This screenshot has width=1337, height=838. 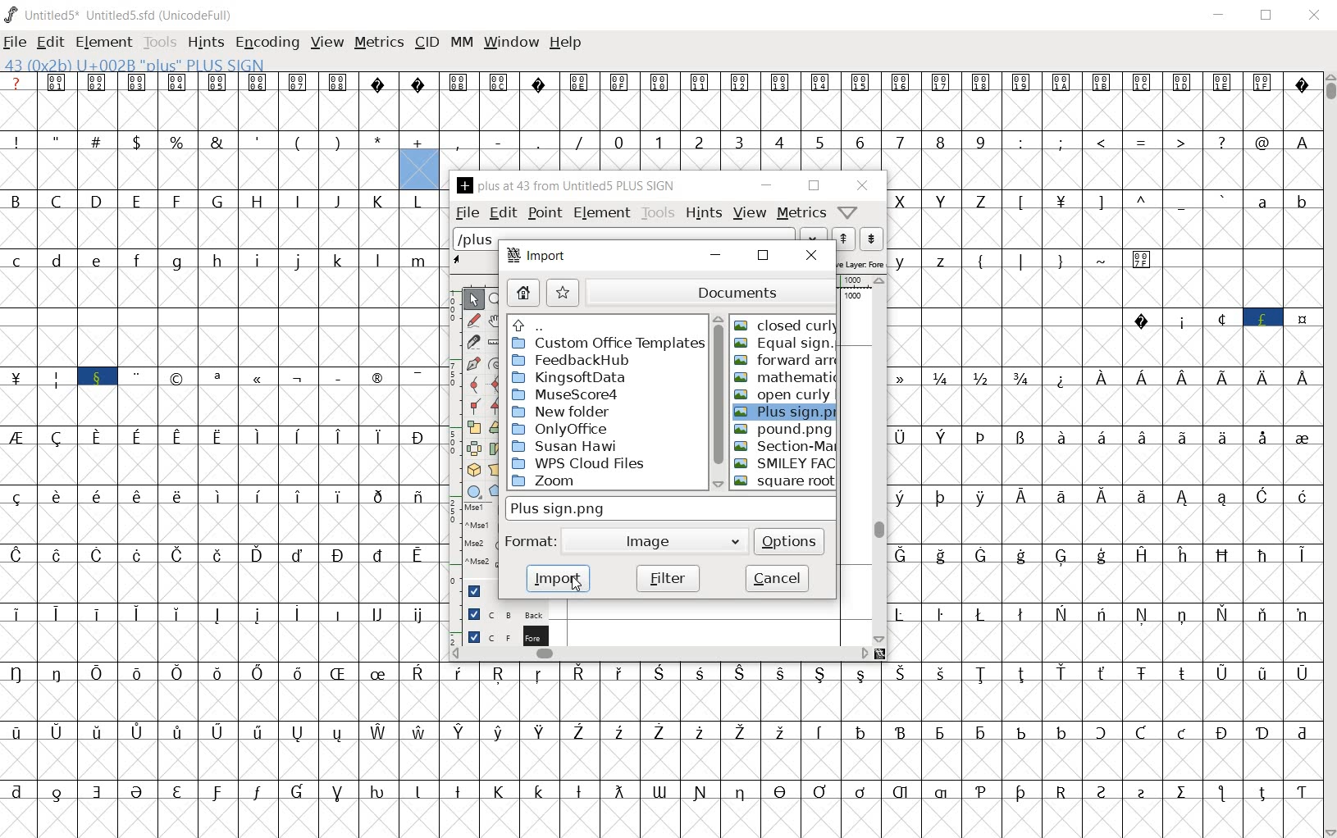 I want to click on background, so click(x=500, y=613).